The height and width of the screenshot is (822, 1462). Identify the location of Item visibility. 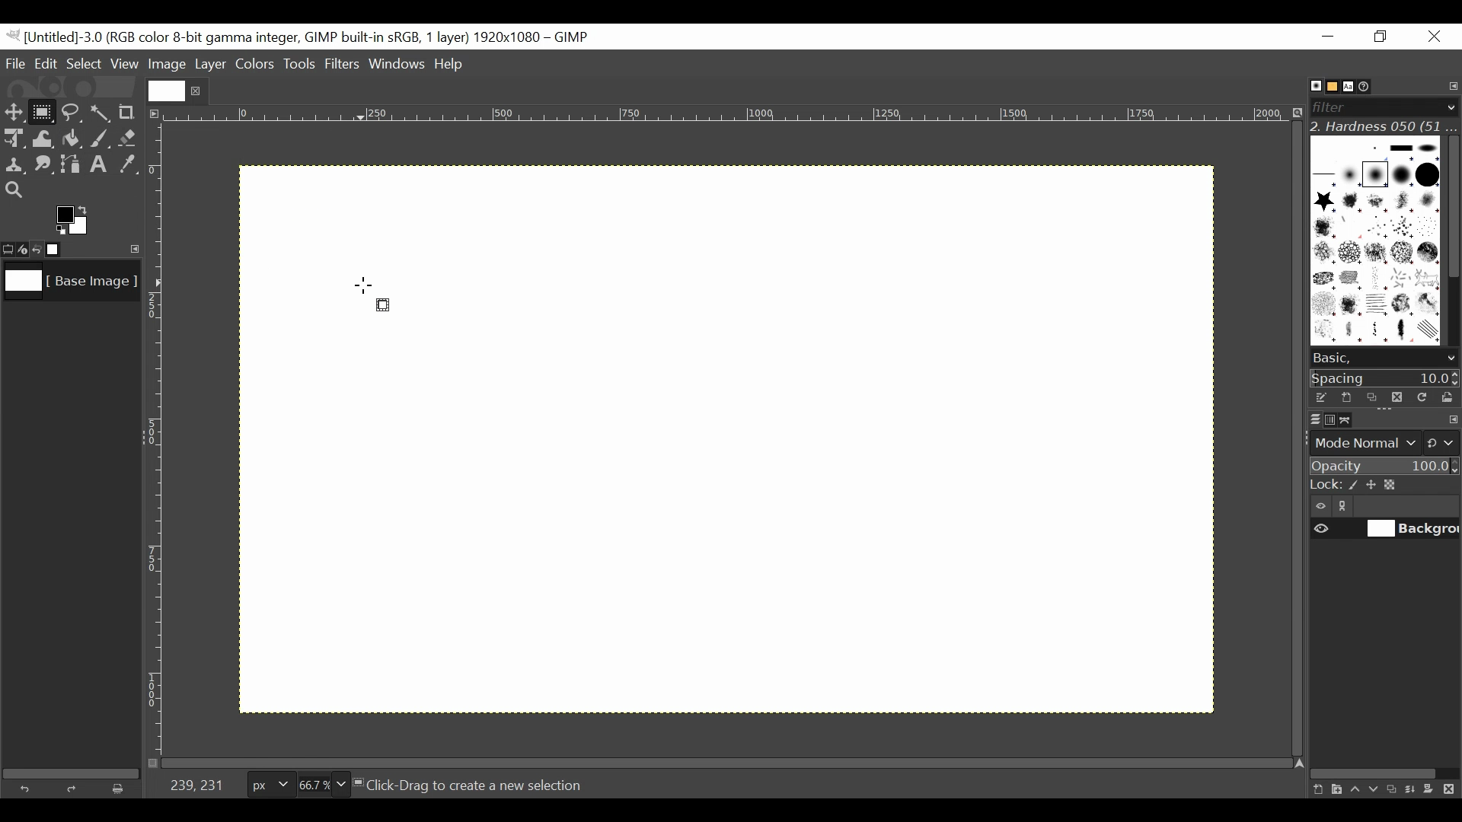
(1321, 507).